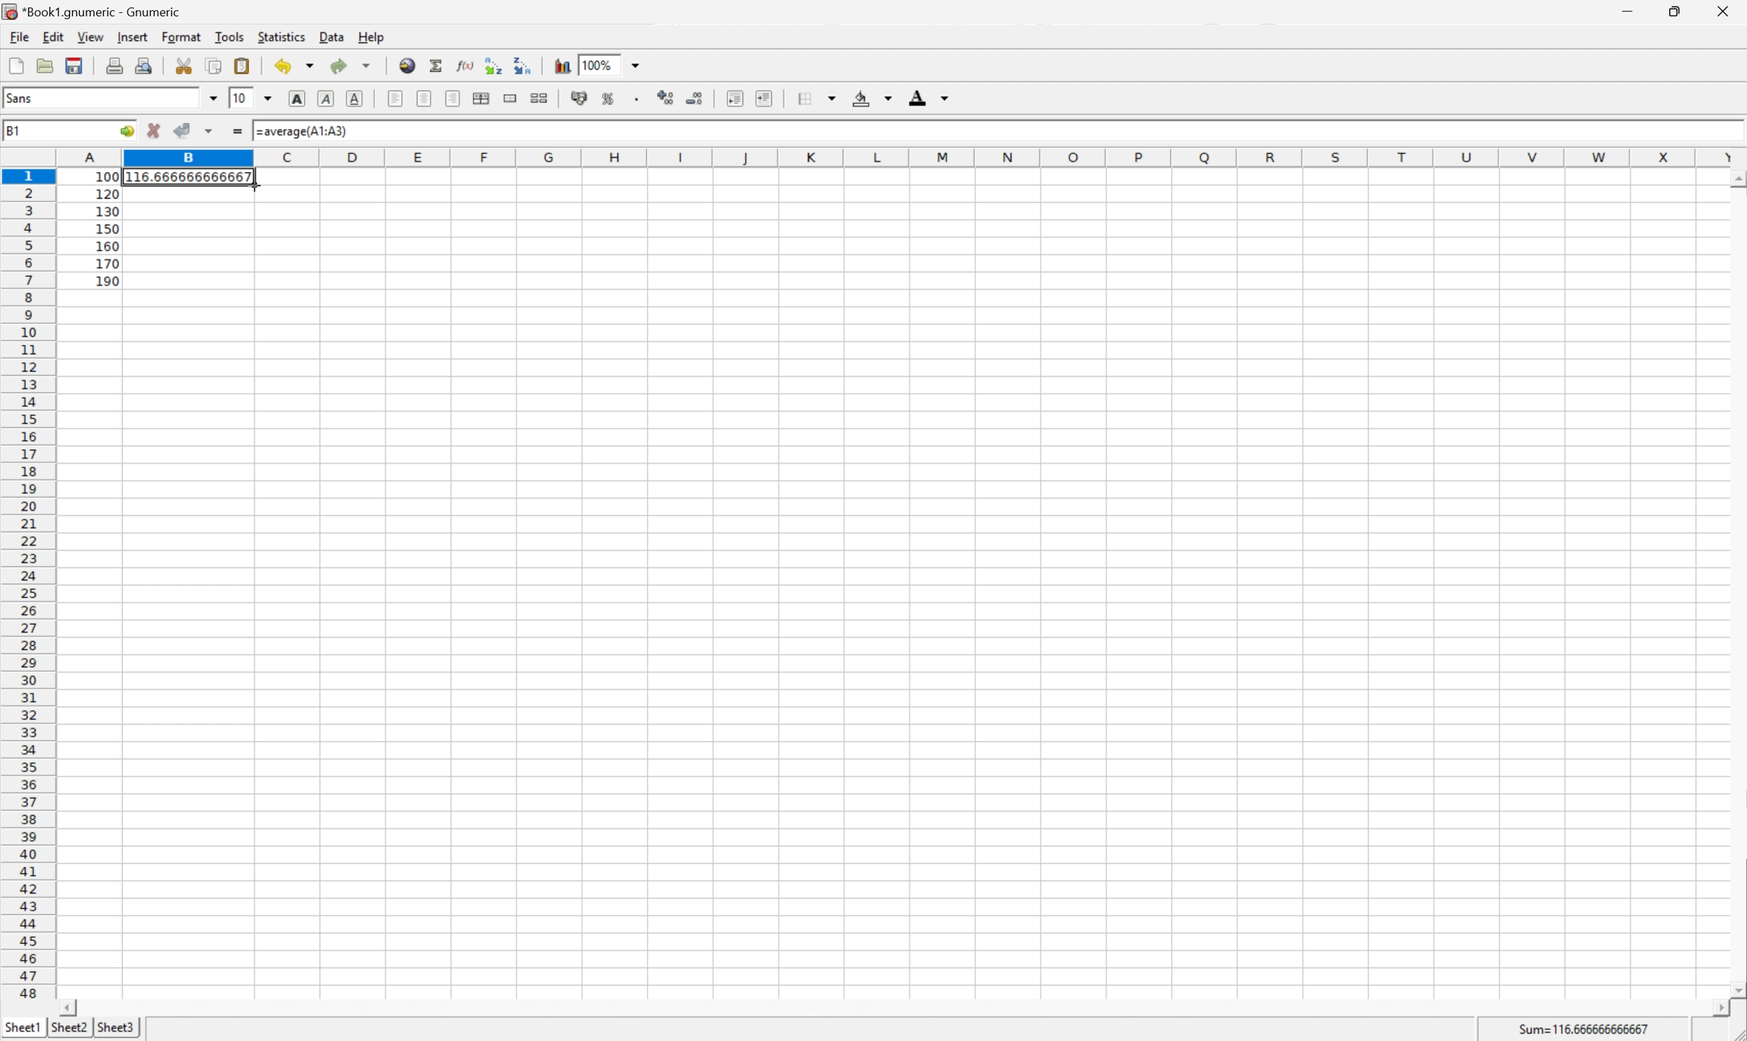 The width and height of the screenshot is (1747, 1041). Describe the element at coordinates (270, 98) in the screenshot. I see `Drop Down` at that location.